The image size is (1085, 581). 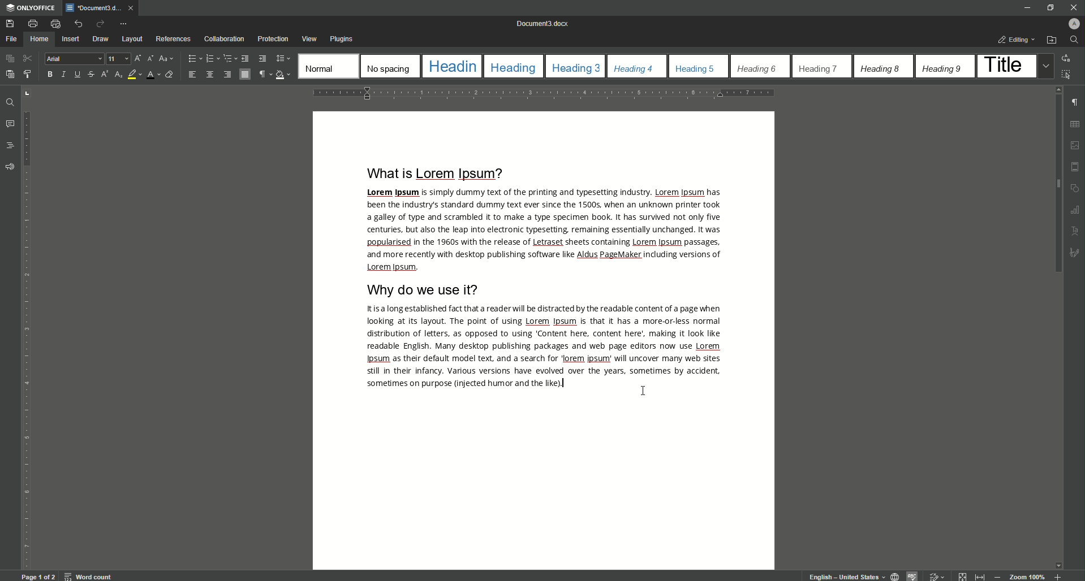 I want to click on Comments, so click(x=12, y=123).